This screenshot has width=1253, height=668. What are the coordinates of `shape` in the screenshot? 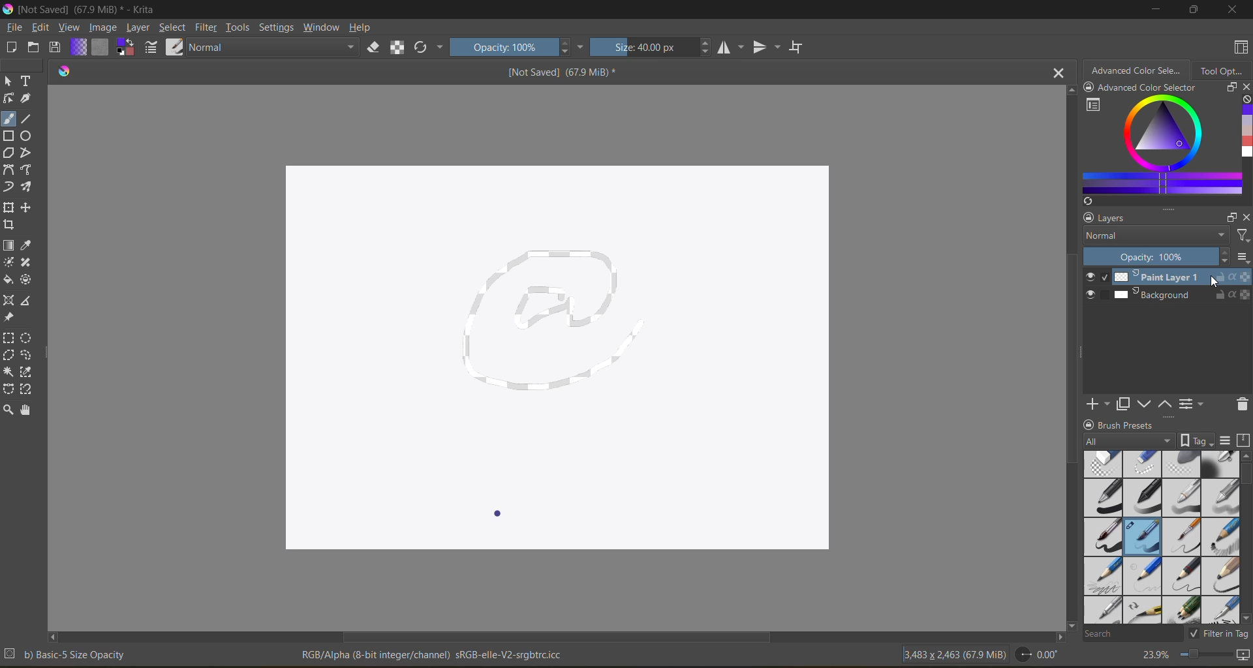 It's located at (8, 99).